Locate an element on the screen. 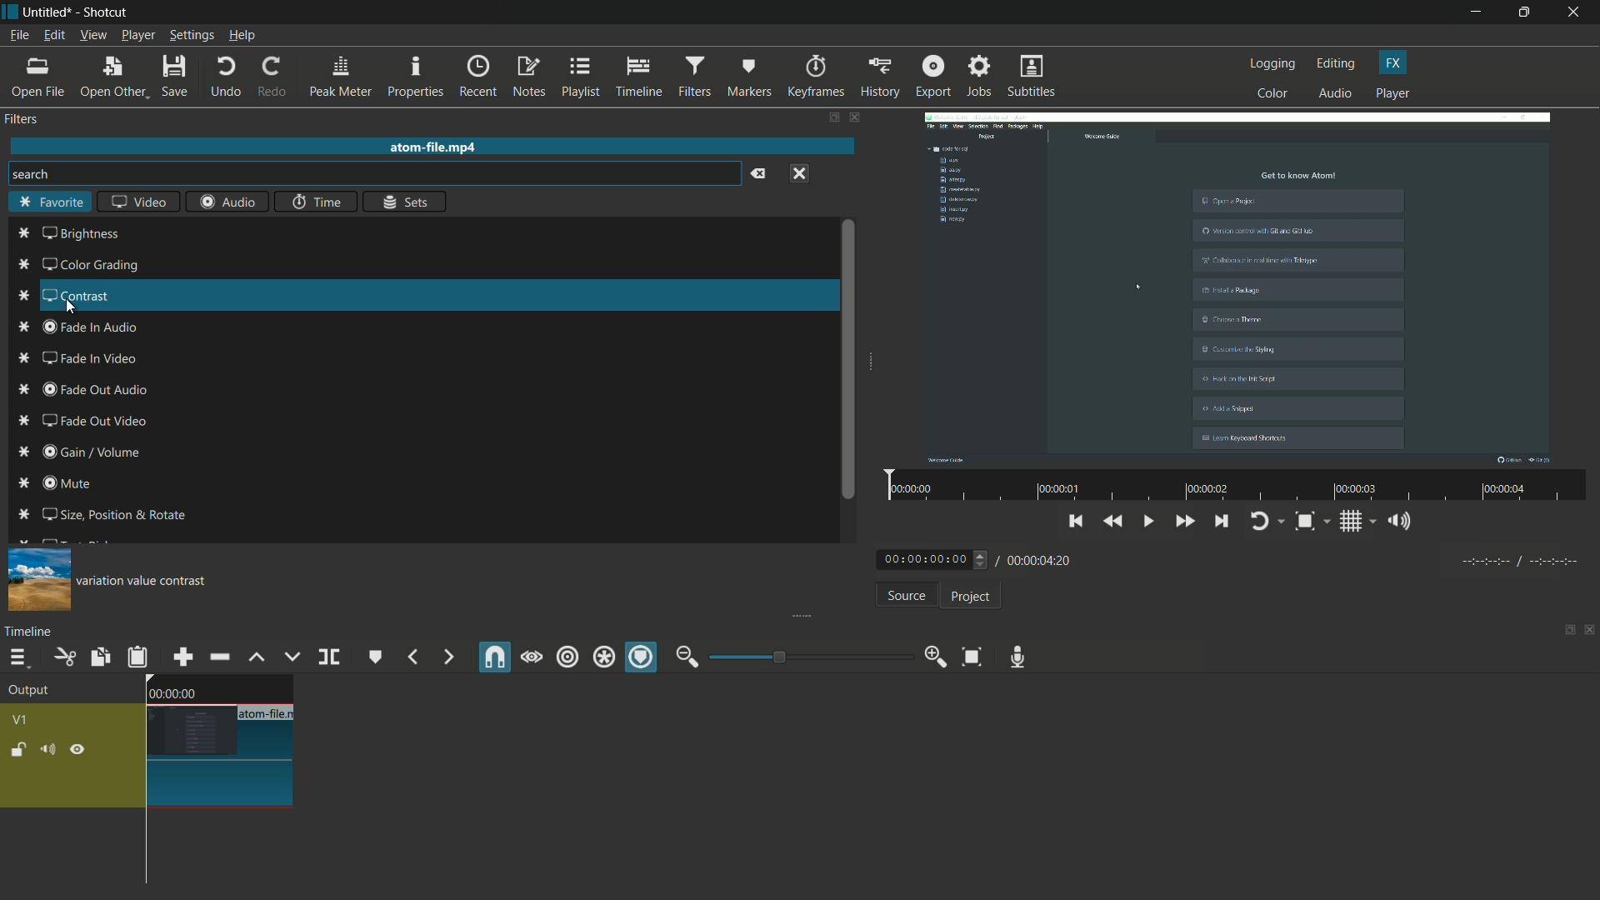  quickly play forward is located at coordinates (1186, 523).